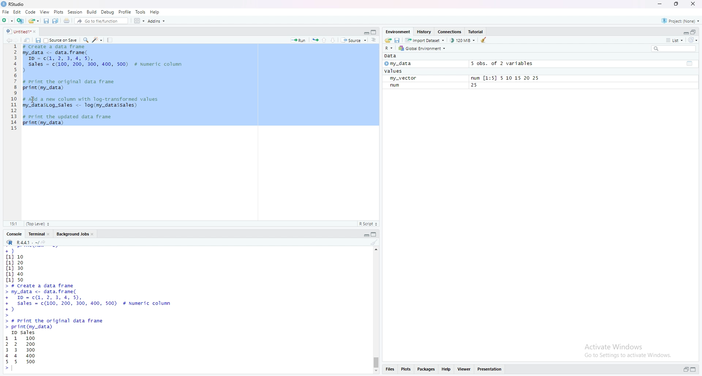 This screenshot has width=702, height=376. Describe the element at coordinates (110, 40) in the screenshot. I see `compile report` at that location.